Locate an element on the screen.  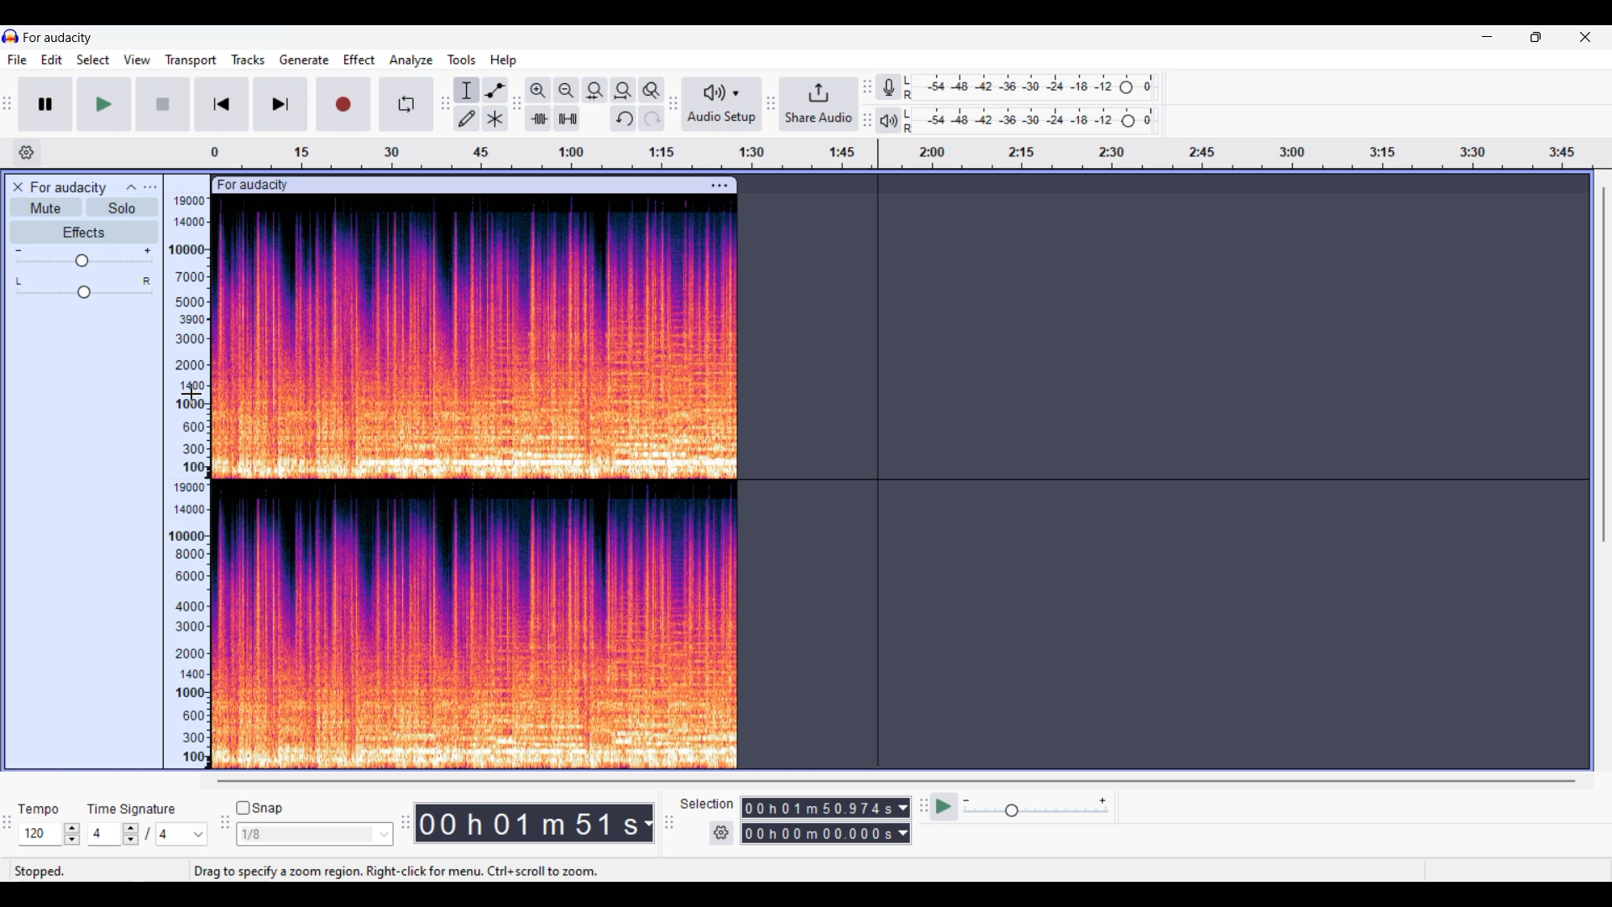
track spectogram is located at coordinates (475, 483).